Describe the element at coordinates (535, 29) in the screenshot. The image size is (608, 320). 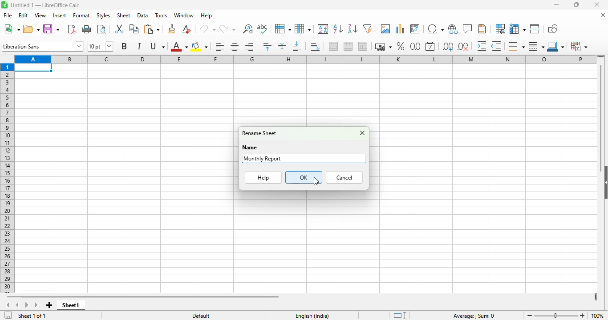
I see `split window` at that location.